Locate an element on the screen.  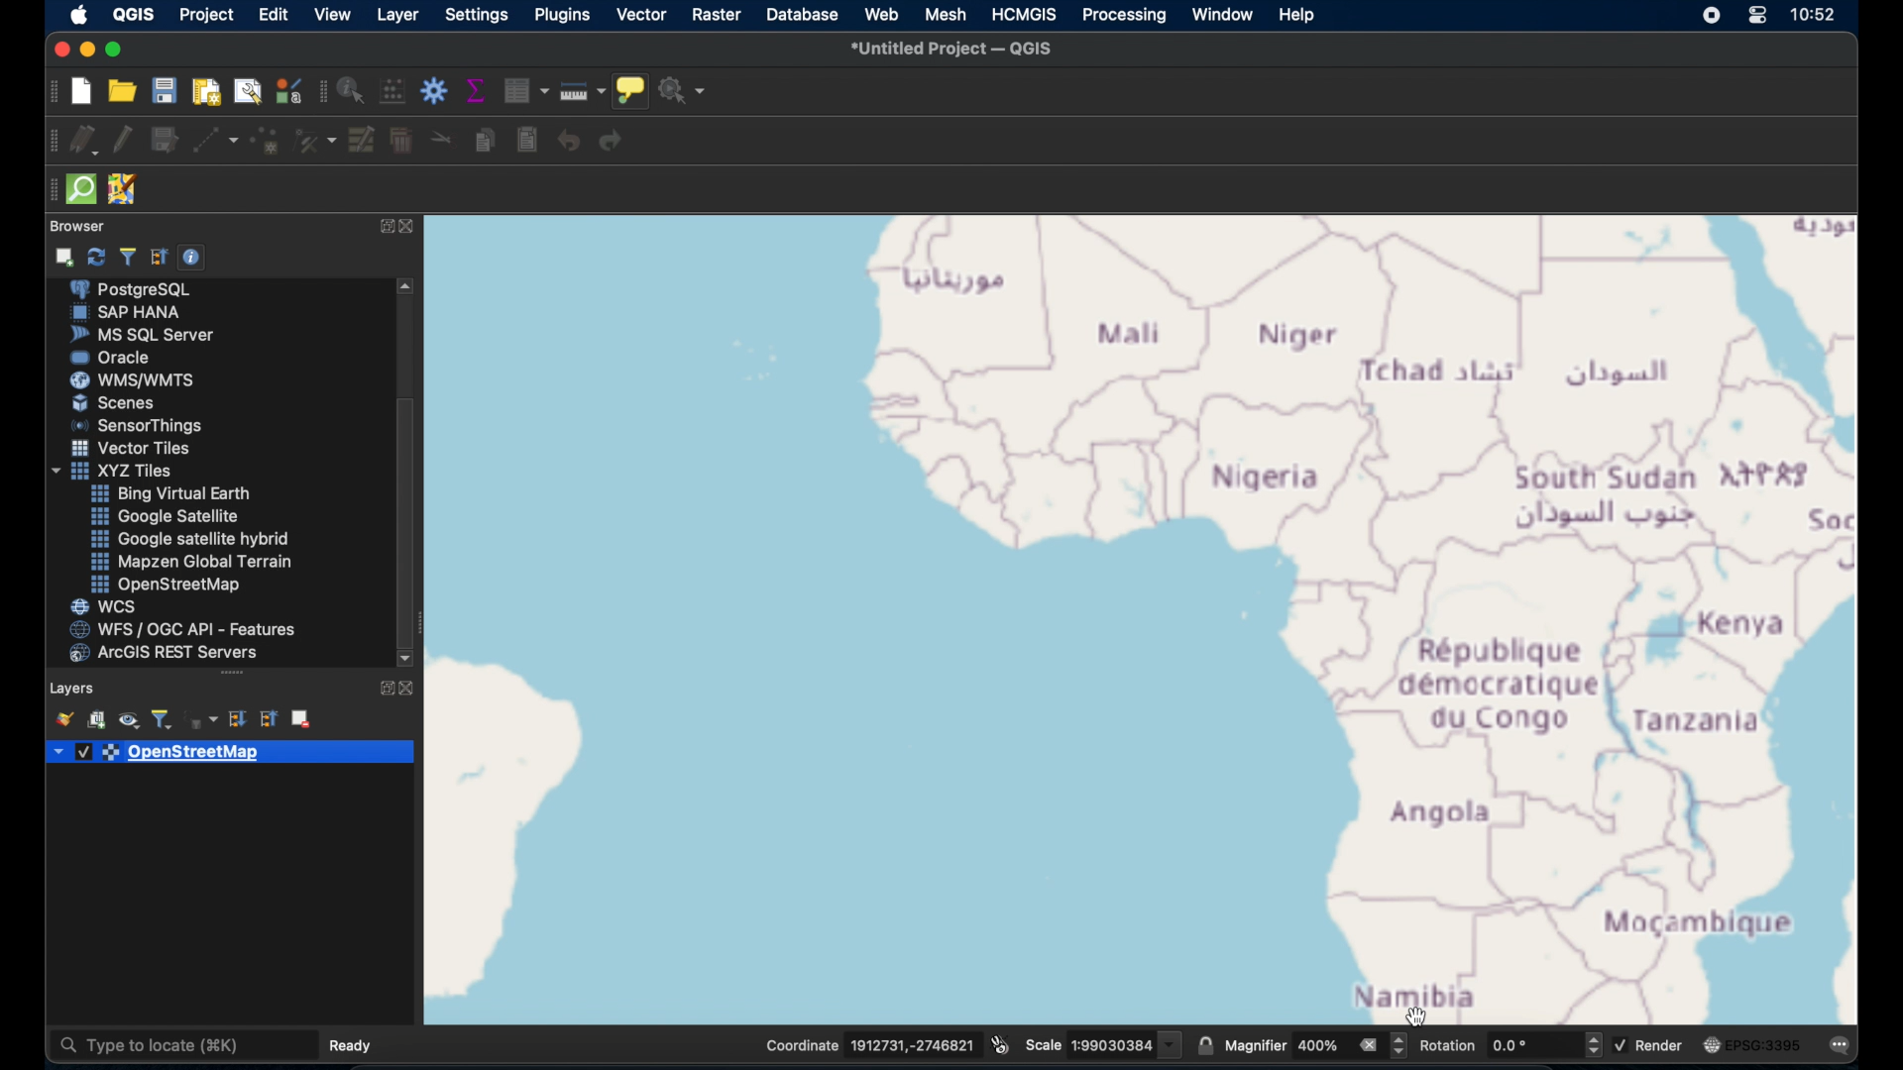
vector tiles is located at coordinates (132, 449).